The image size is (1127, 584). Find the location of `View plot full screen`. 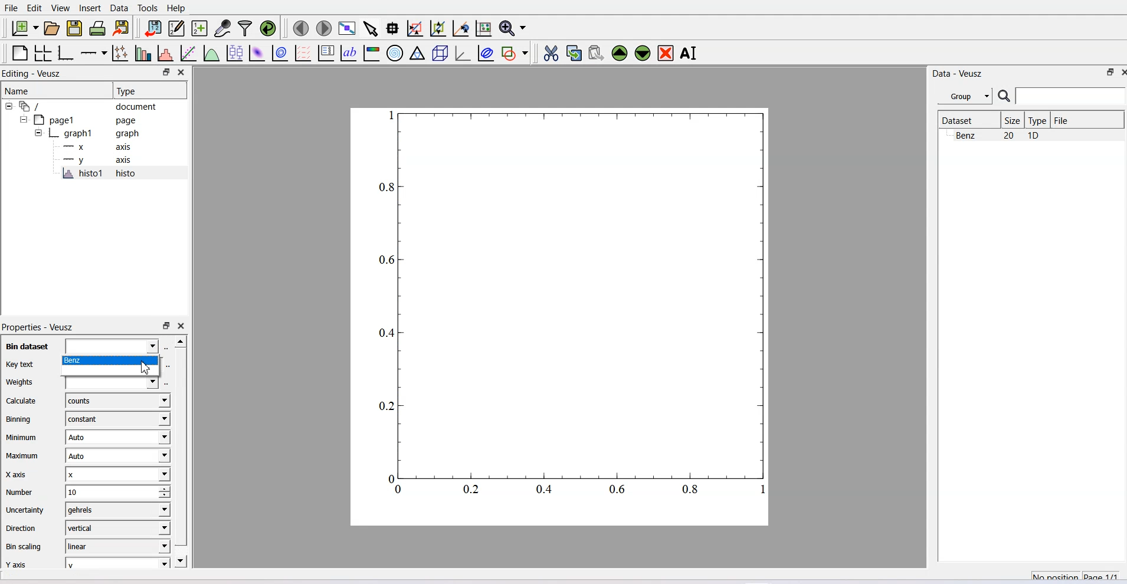

View plot full screen is located at coordinates (348, 29).